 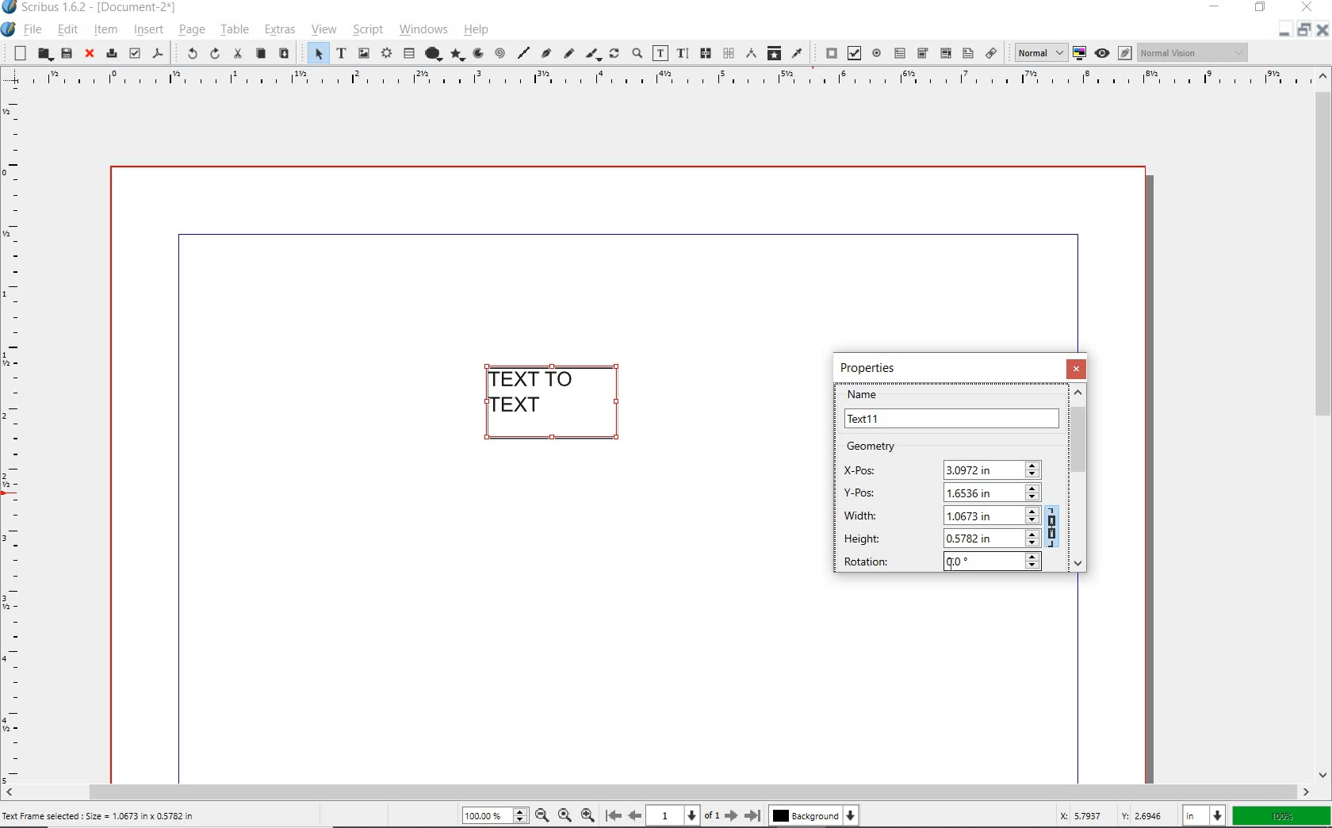 What do you see at coordinates (545, 52) in the screenshot?
I see `Bezier curve` at bounding box center [545, 52].